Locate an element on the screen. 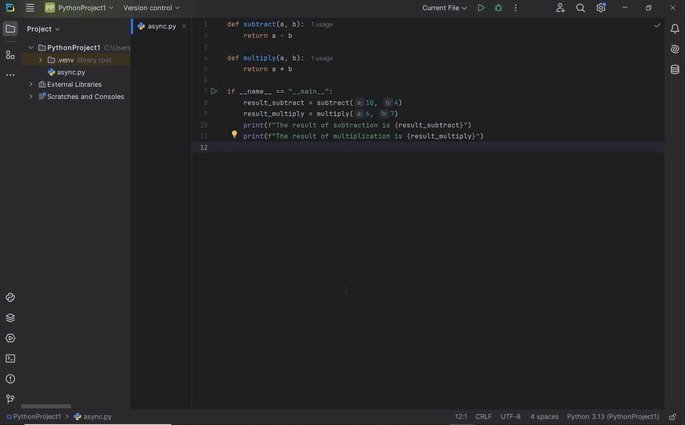  structure is located at coordinates (9, 54).